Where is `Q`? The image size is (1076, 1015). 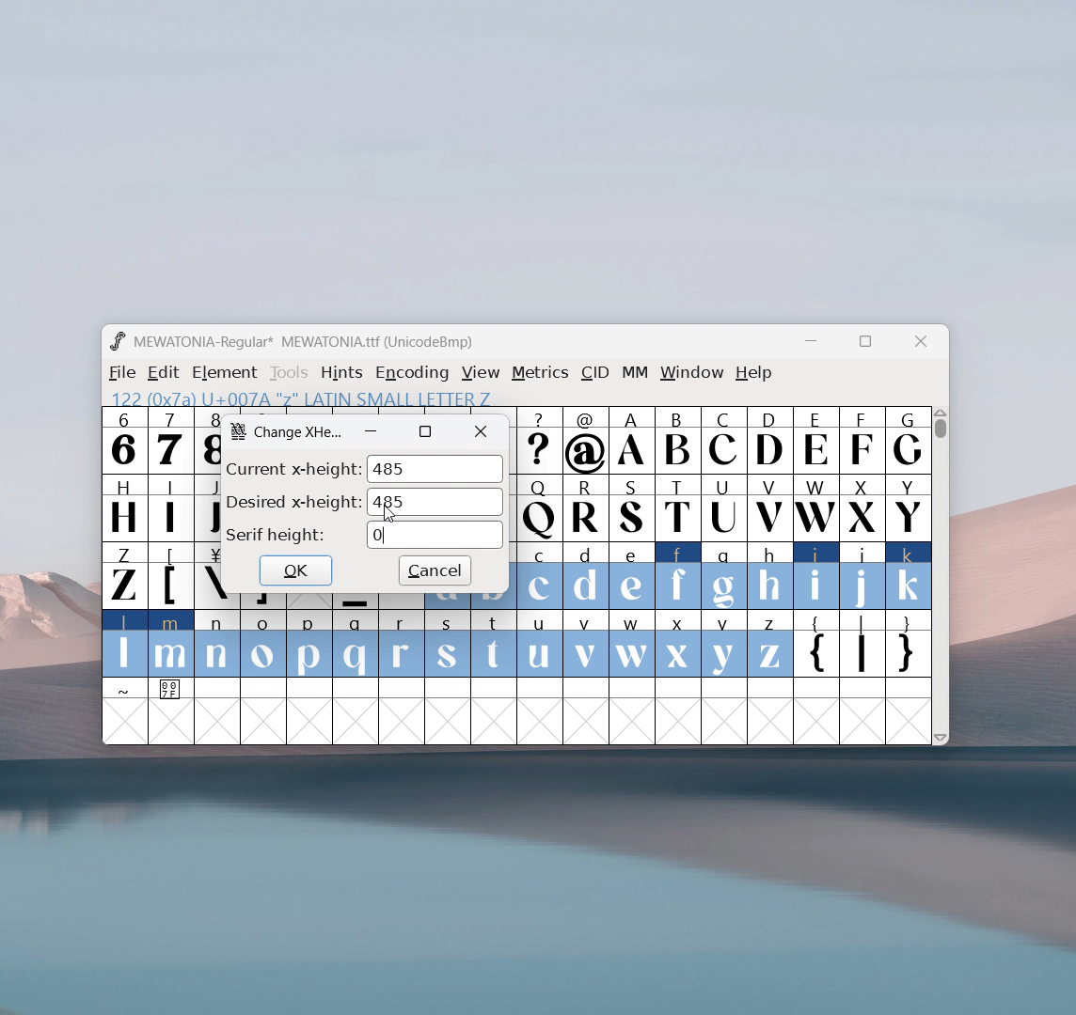 Q is located at coordinates (539, 509).